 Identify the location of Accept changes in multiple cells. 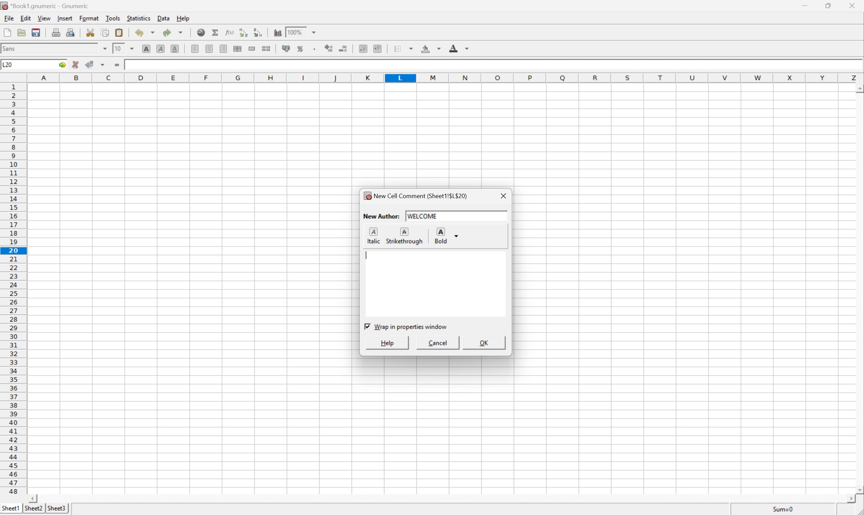
(103, 65).